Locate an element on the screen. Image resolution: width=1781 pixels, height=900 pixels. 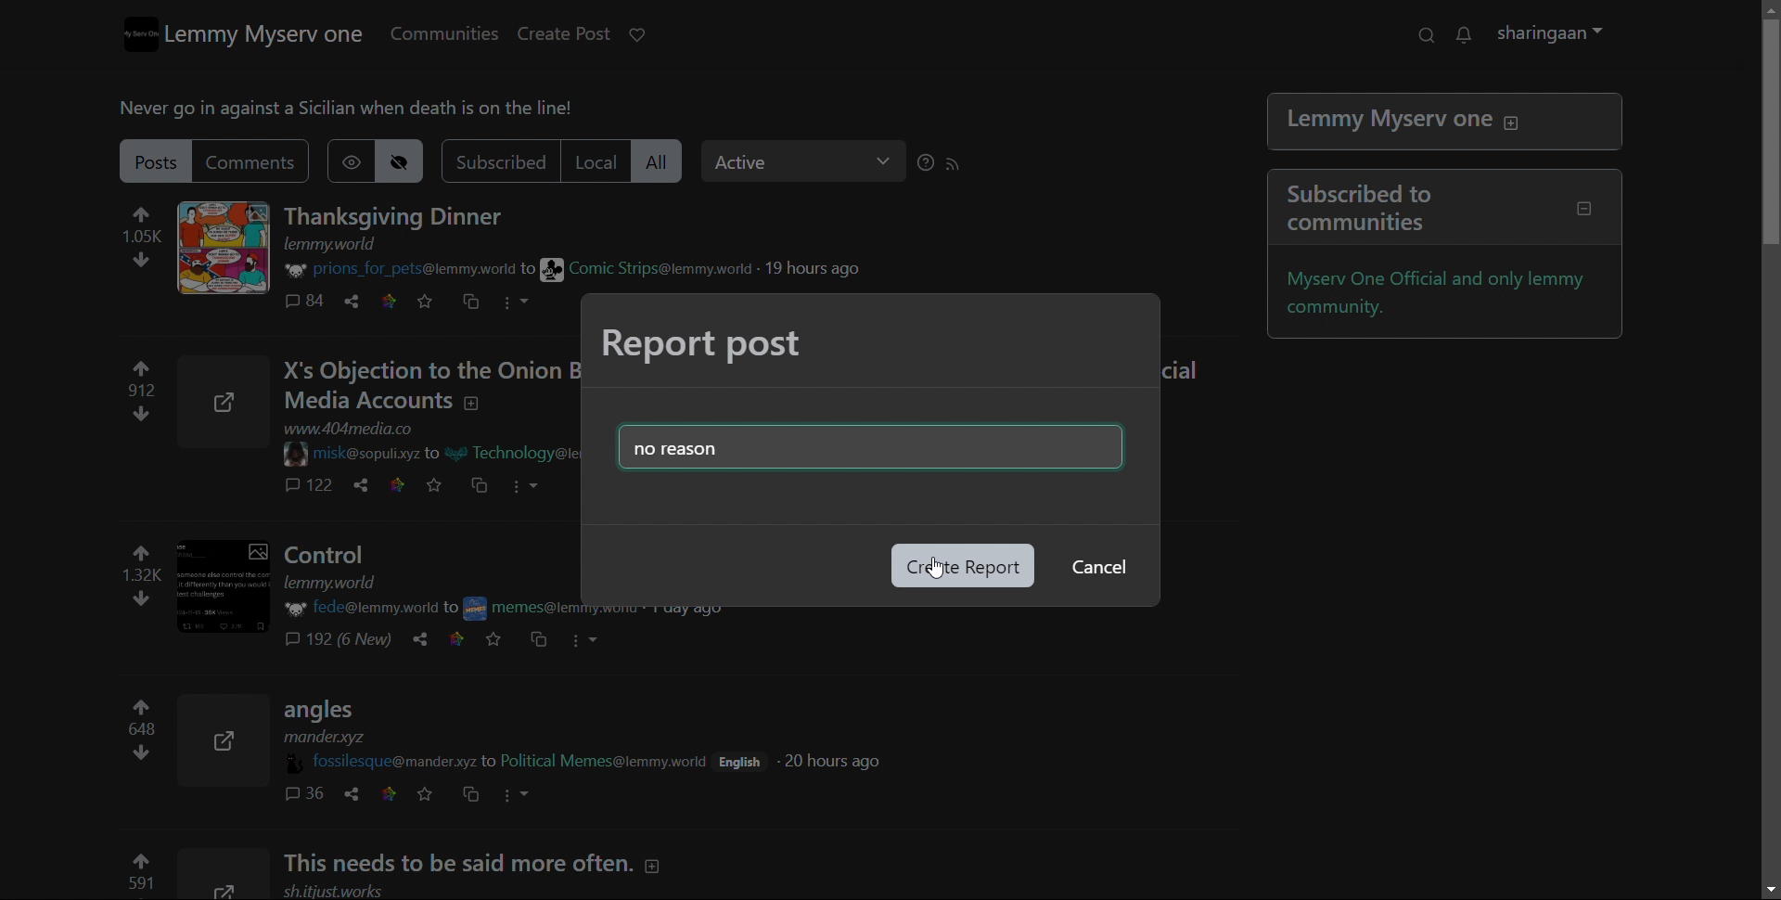
Expand here with this image is located at coordinates (225, 875).